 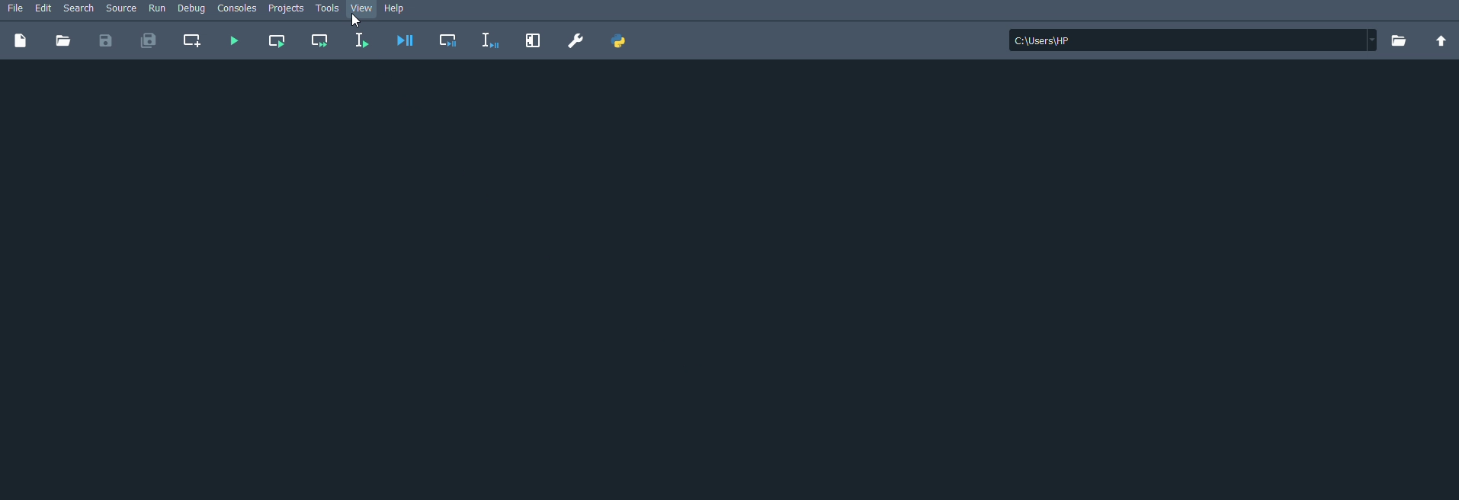 What do you see at coordinates (360, 41) in the screenshot?
I see `Run selection or current line` at bounding box center [360, 41].